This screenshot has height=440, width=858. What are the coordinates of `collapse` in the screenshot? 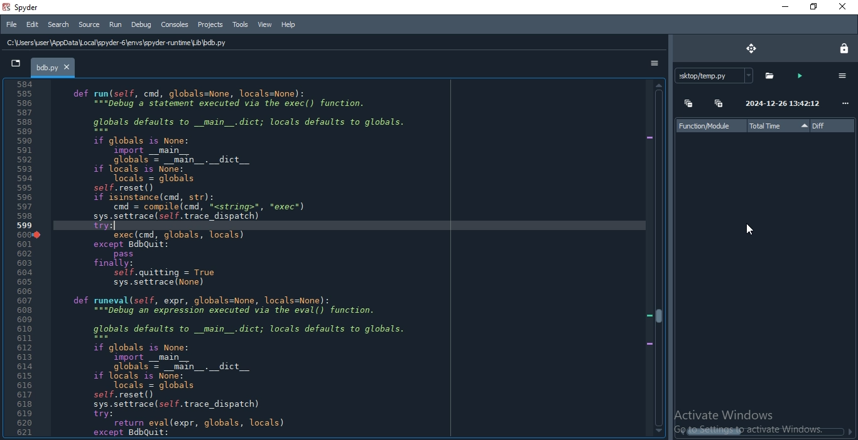 It's located at (690, 104).